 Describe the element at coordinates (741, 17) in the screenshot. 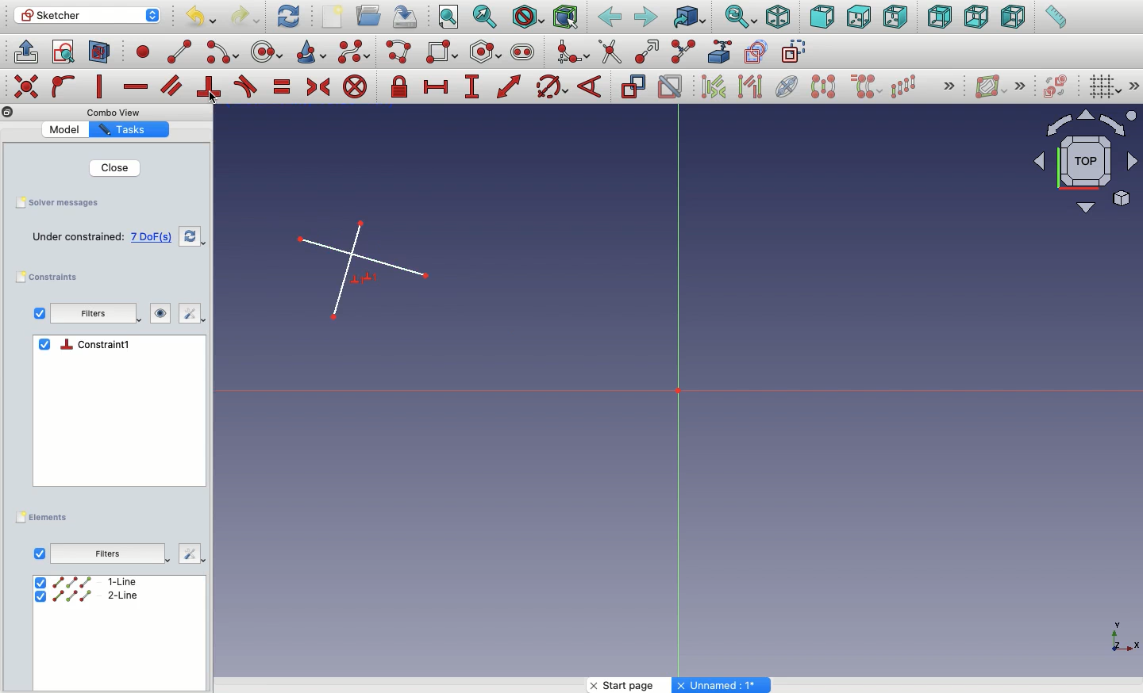

I see `Sync view` at that location.